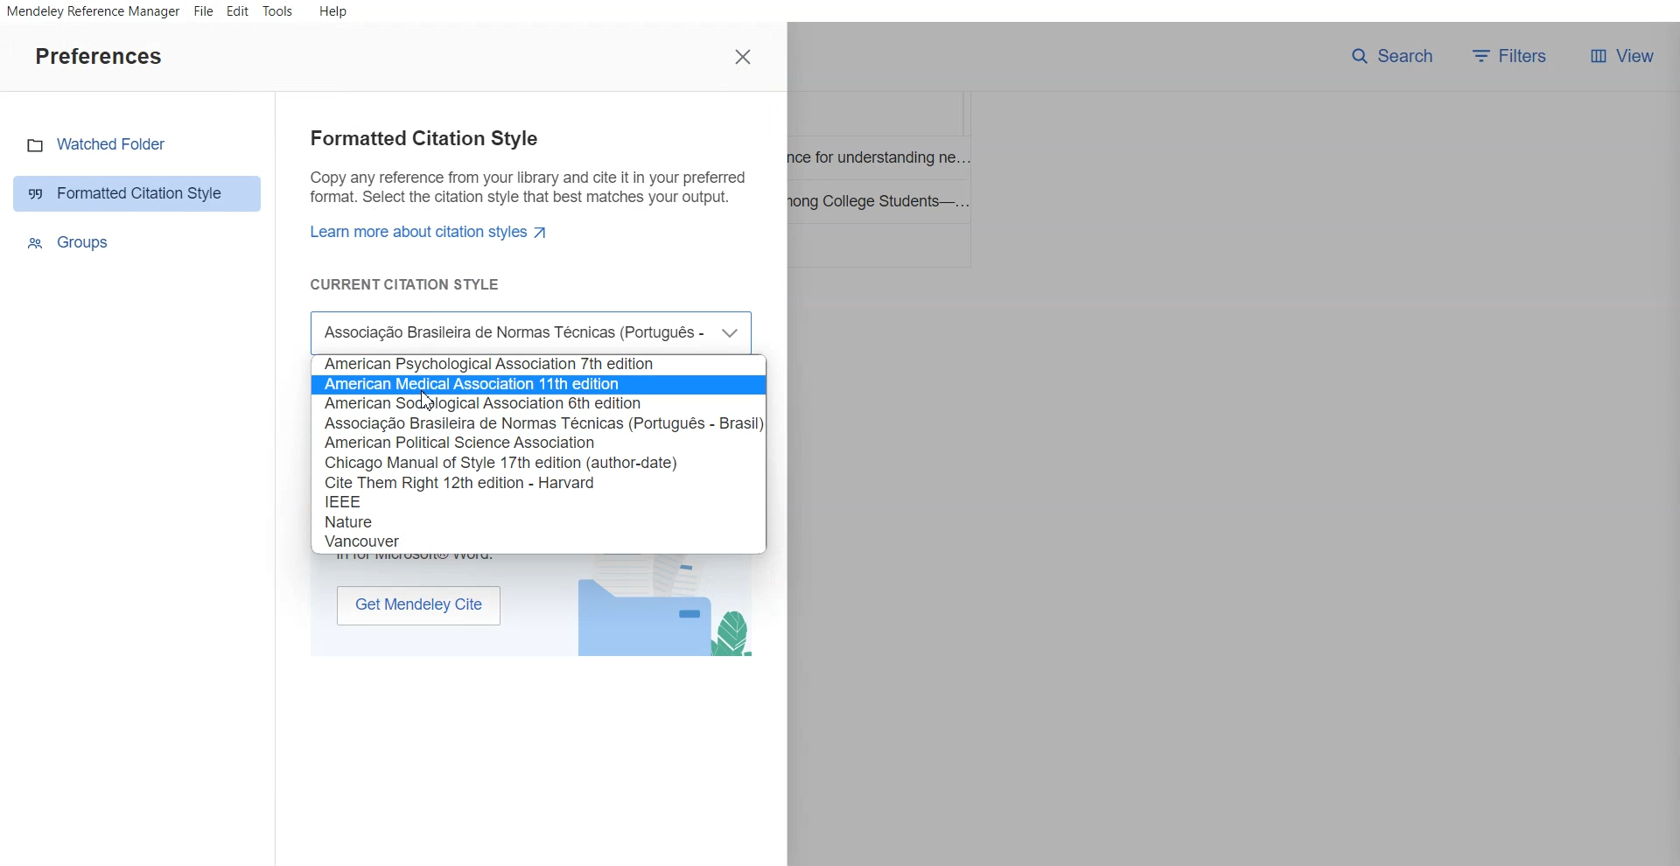 The height and width of the screenshot is (866, 1680). Describe the element at coordinates (504, 464) in the screenshot. I see `Citation` at that location.